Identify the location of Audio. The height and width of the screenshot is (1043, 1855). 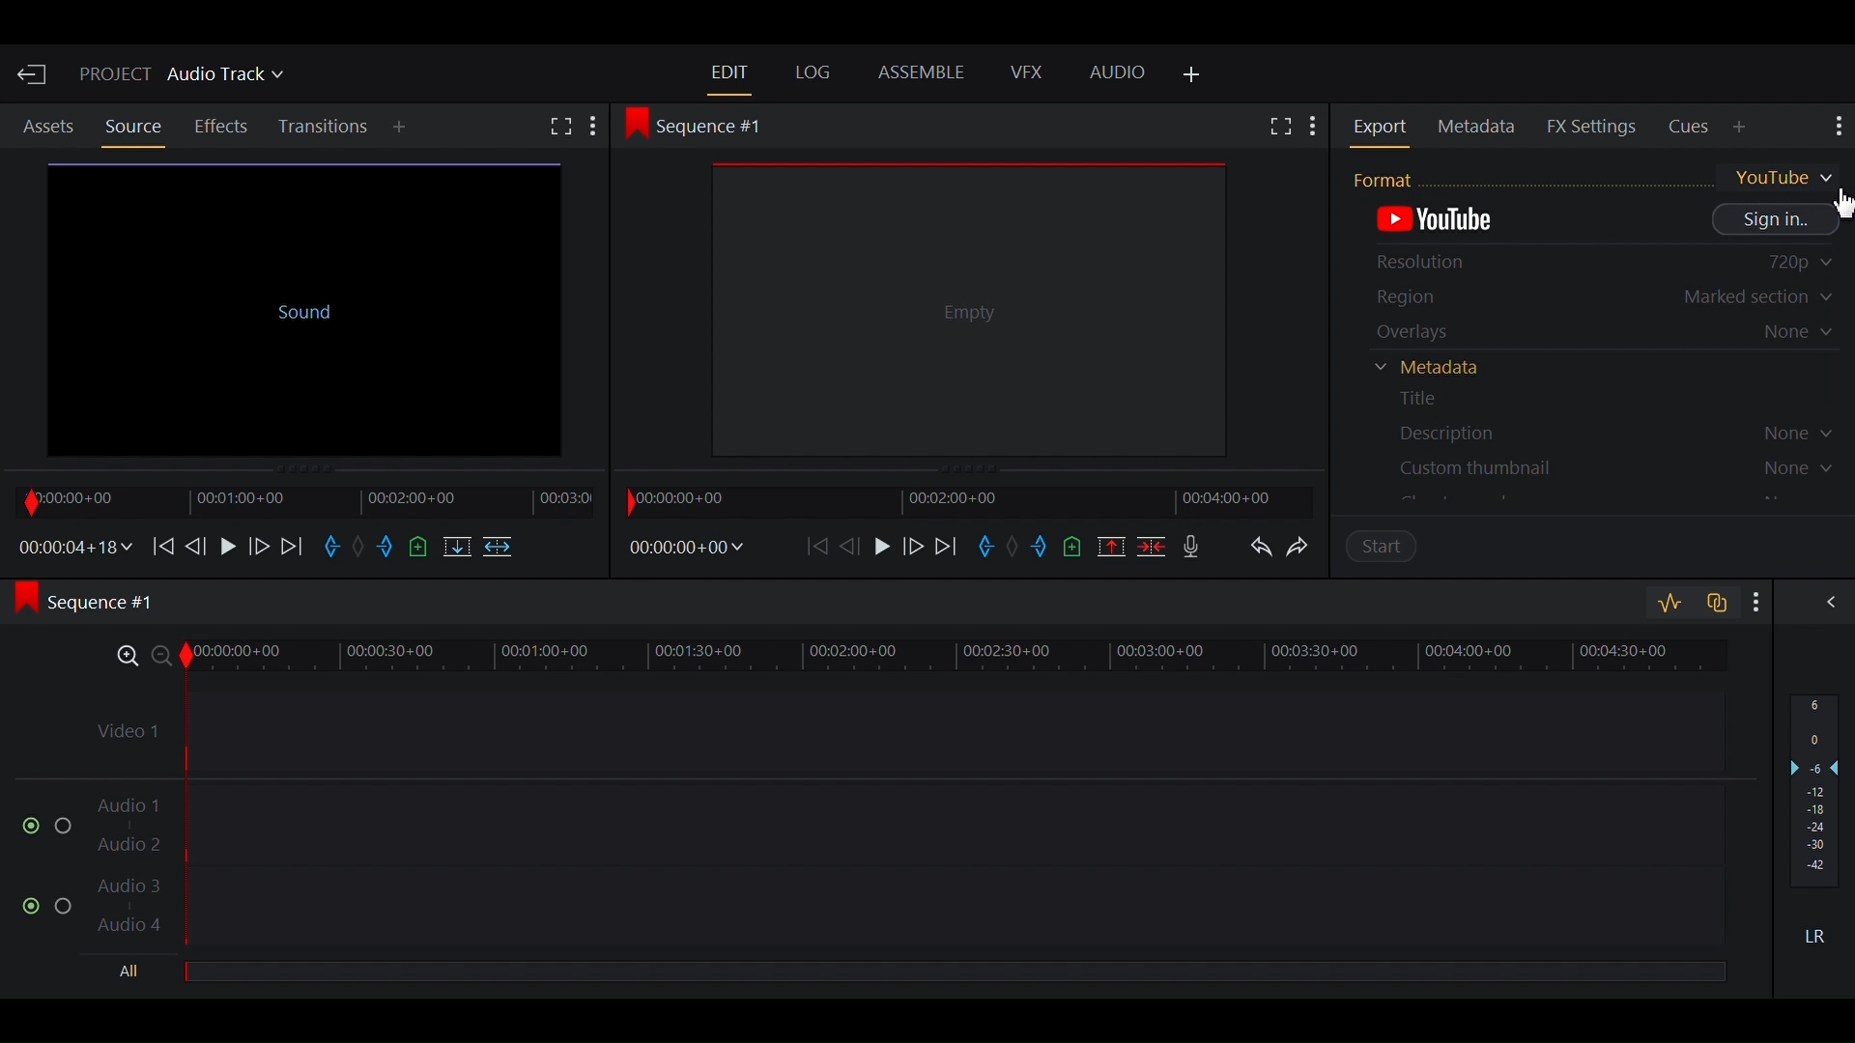
(1118, 73).